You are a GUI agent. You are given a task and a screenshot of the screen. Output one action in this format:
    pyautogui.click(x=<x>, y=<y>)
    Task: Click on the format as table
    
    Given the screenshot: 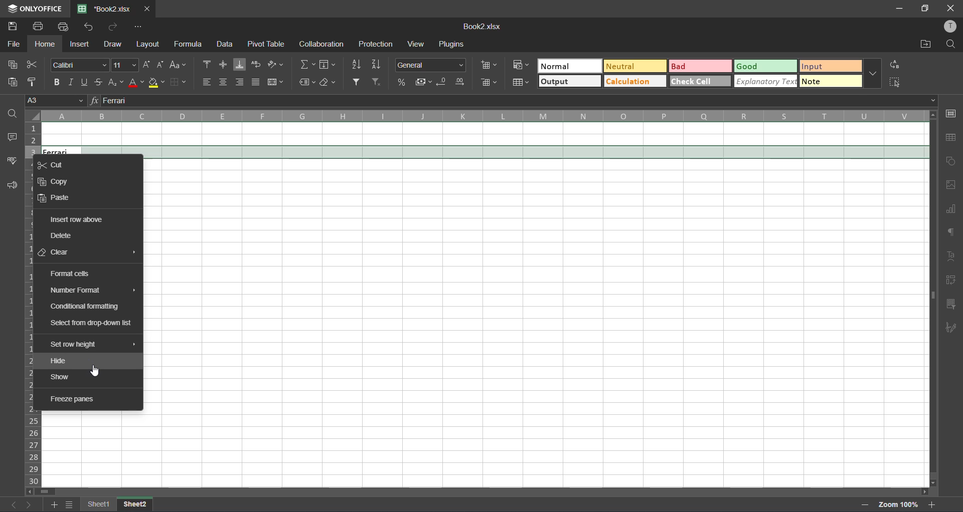 What is the action you would take?
    pyautogui.click(x=521, y=83)
    